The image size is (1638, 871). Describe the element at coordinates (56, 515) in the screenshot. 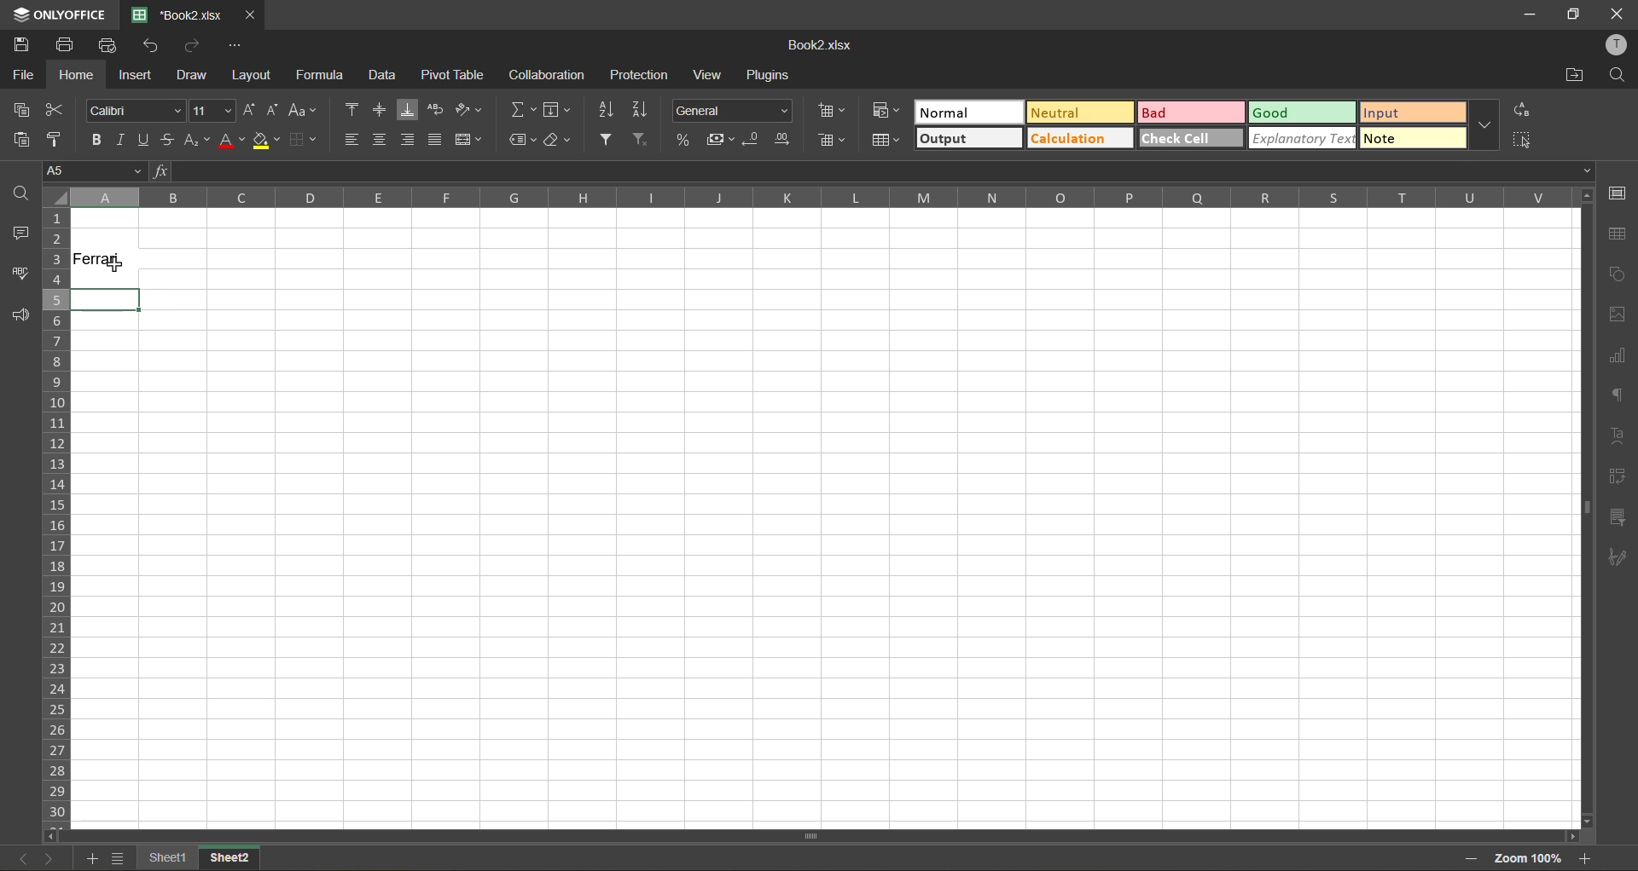

I see `row numbers` at that location.